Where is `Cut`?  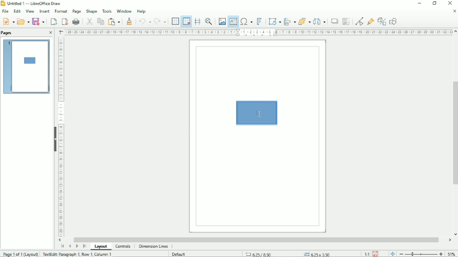 Cut is located at coordinates (89, 21).